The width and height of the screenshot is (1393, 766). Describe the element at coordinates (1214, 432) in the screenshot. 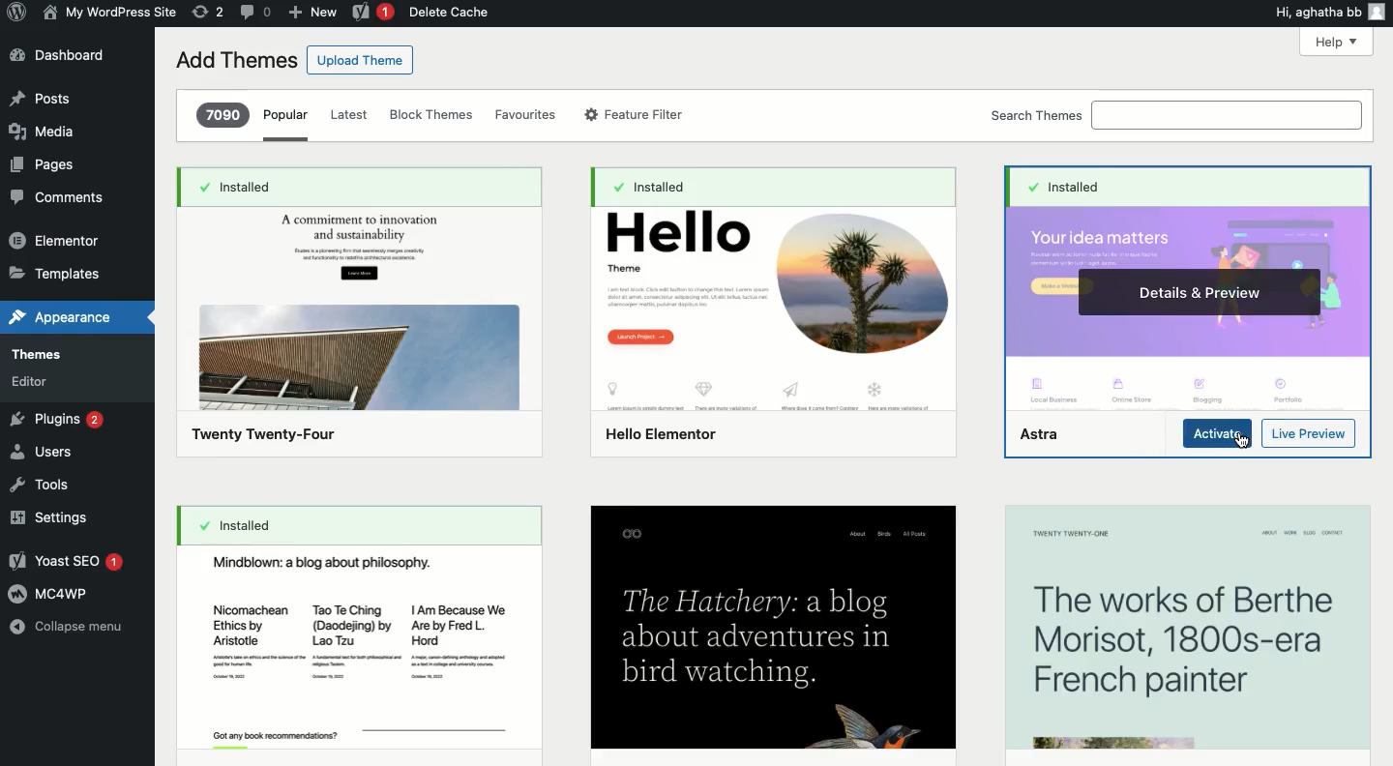

I see `Activate` at that location.